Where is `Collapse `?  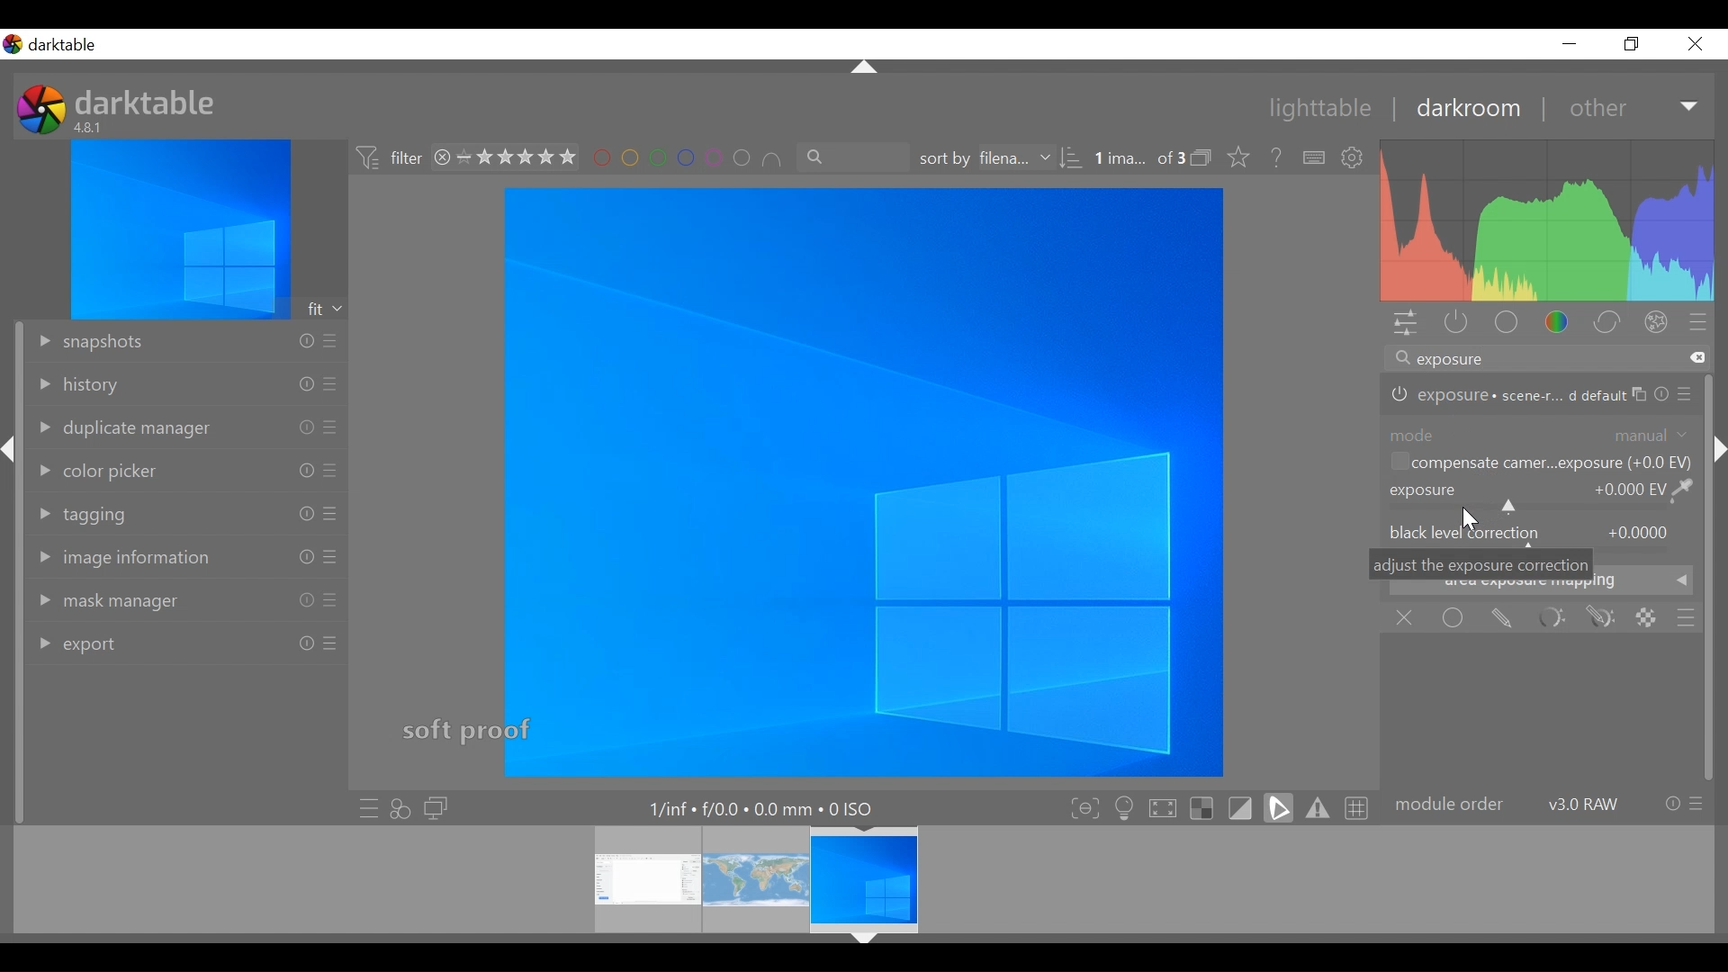 Collapse  is located at coordinates (864, 940).